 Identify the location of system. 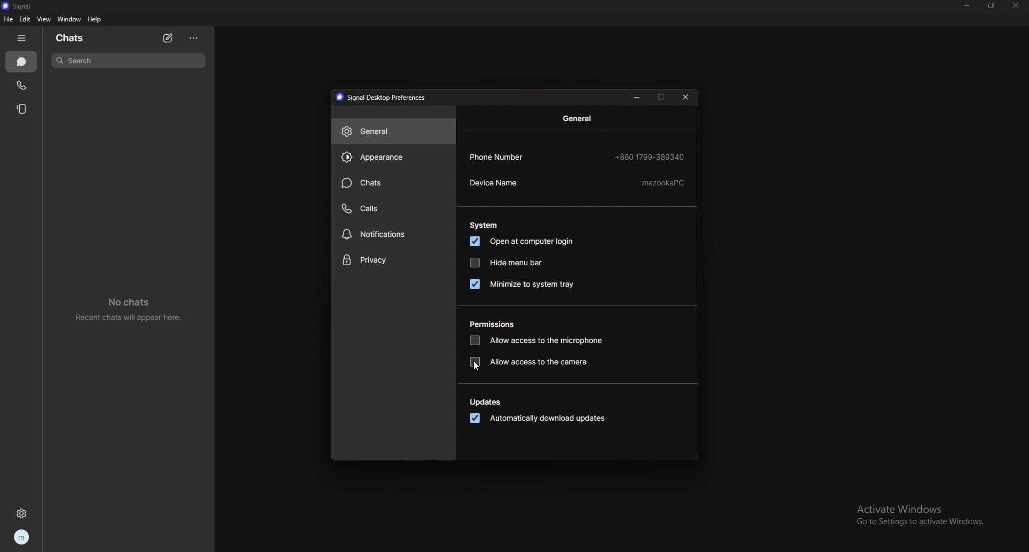
(484, 225).